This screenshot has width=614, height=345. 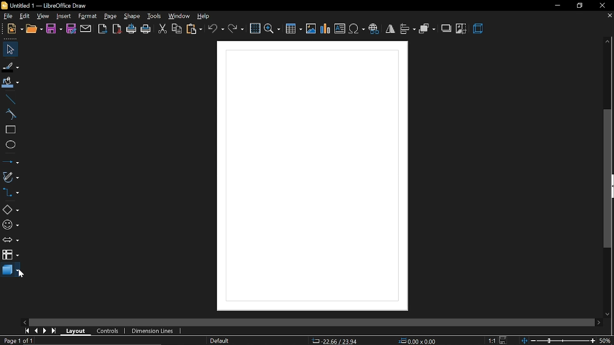 I want to click on select, so click(x=9, y=49).